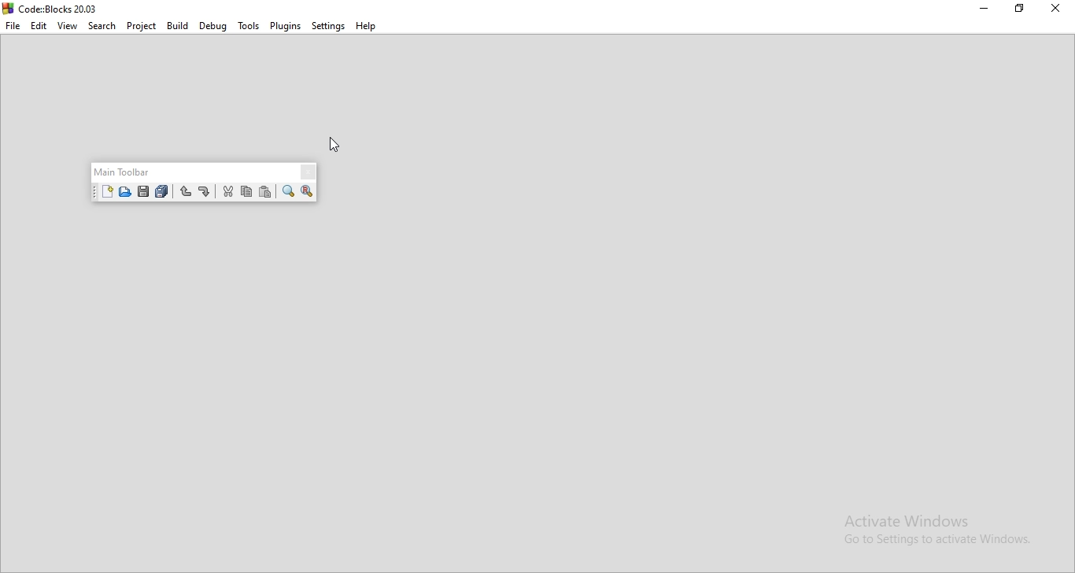 The width and height of the screenshot is (1075, 573). Describe the element at coordinates (367, 25) in the screenshot. I see `Help` at that location.